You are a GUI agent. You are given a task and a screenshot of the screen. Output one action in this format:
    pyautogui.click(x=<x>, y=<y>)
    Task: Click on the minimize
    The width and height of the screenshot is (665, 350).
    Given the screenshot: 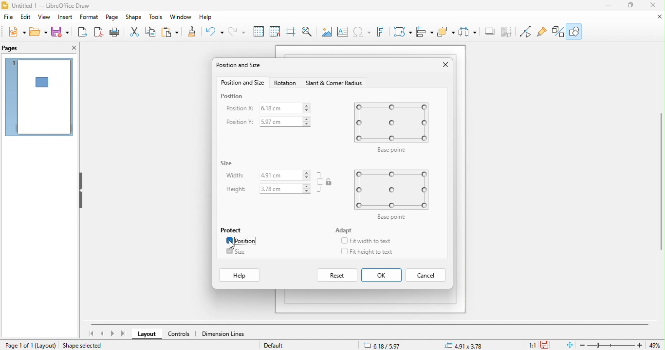 What is the action you would take?
    pyautogui.click(x=656, y=17)
    